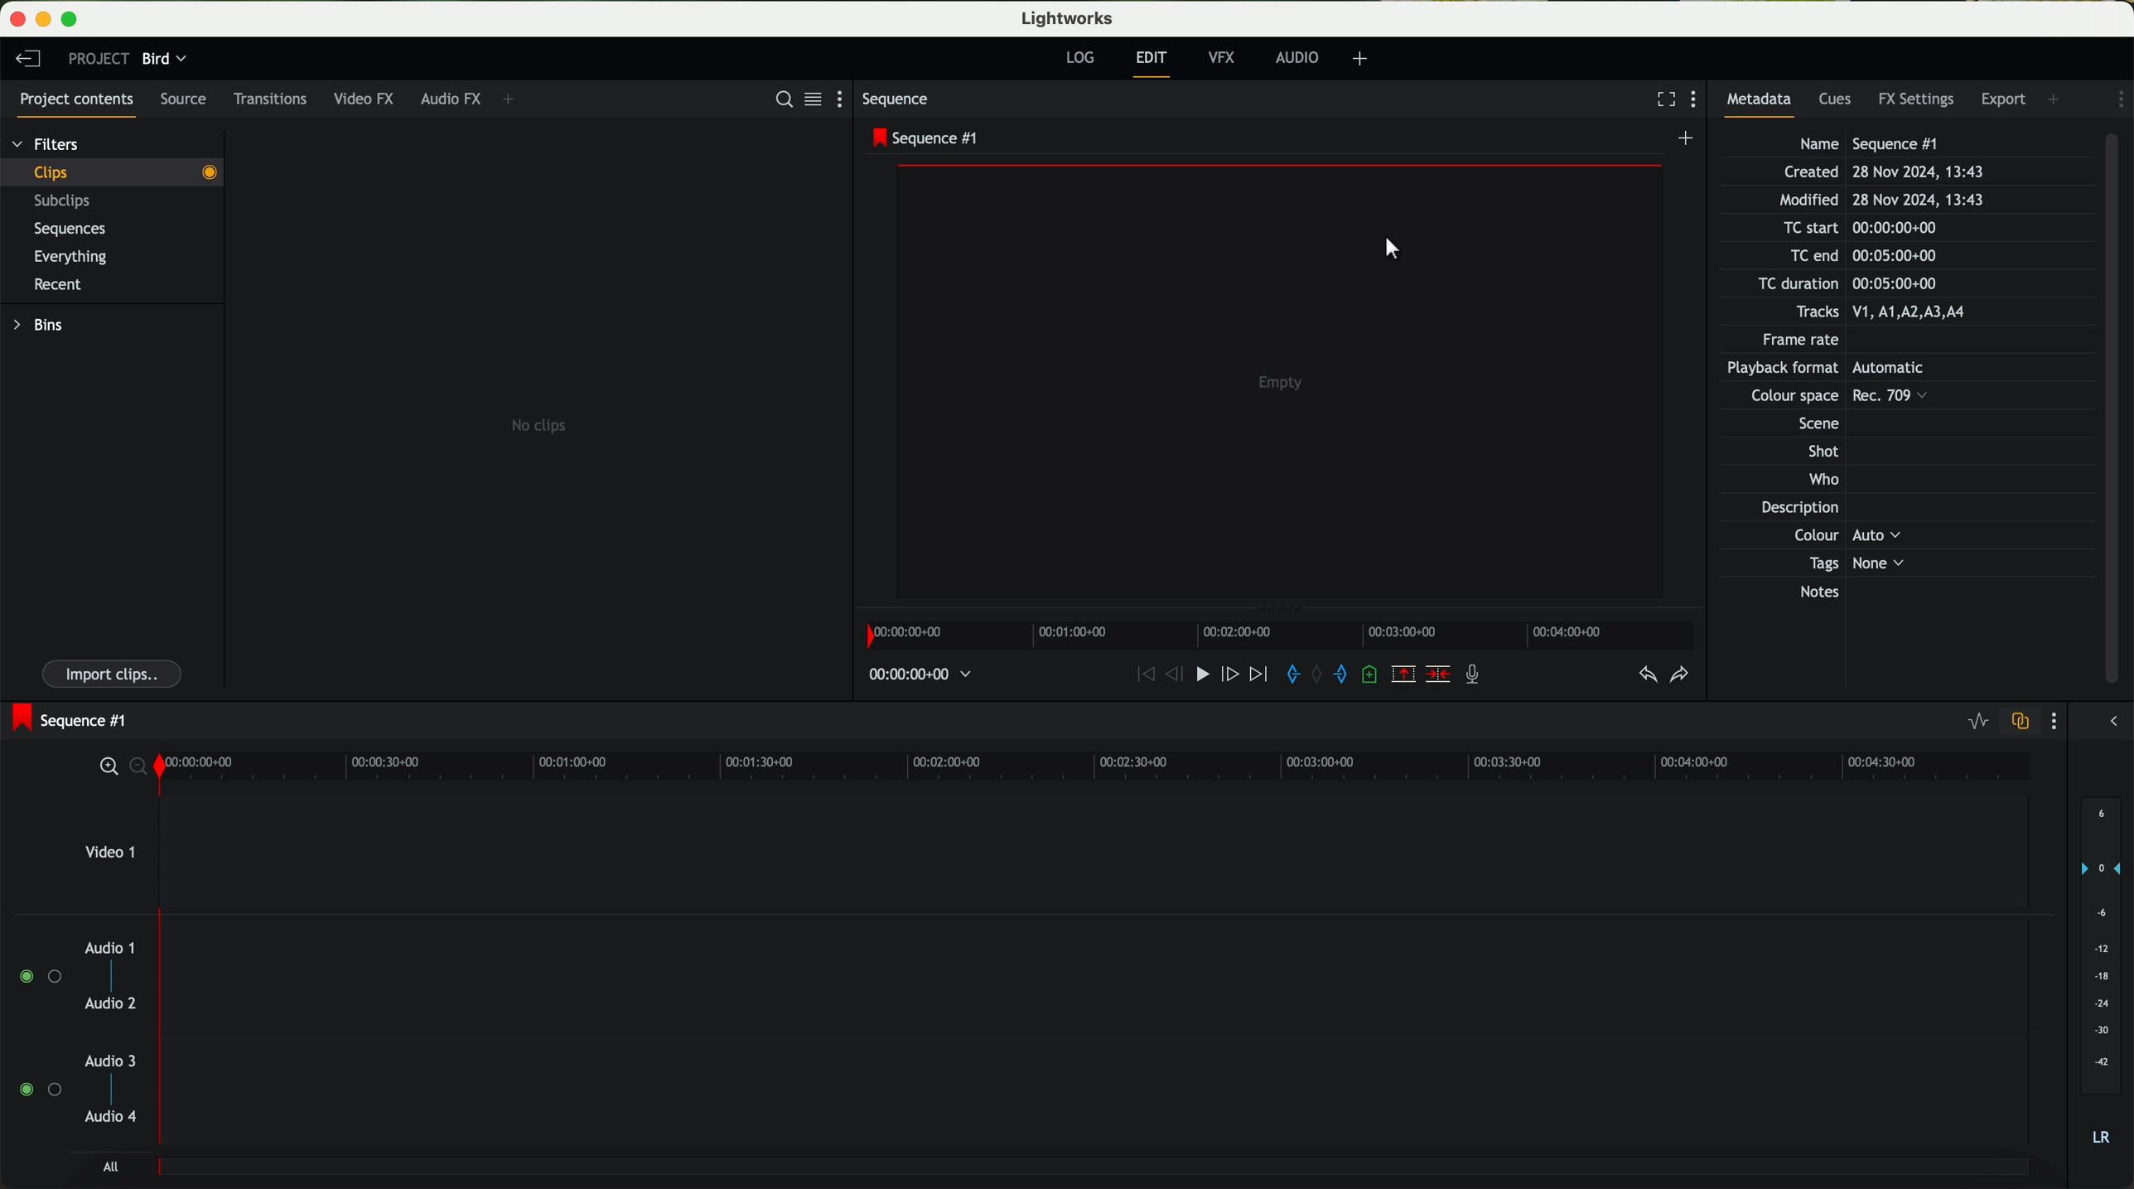 This screenshot has height=1189, width=2134. Describe the element at coordinates (1234, 674) in the screenshot. I see `nudge one frame foward` at that location.